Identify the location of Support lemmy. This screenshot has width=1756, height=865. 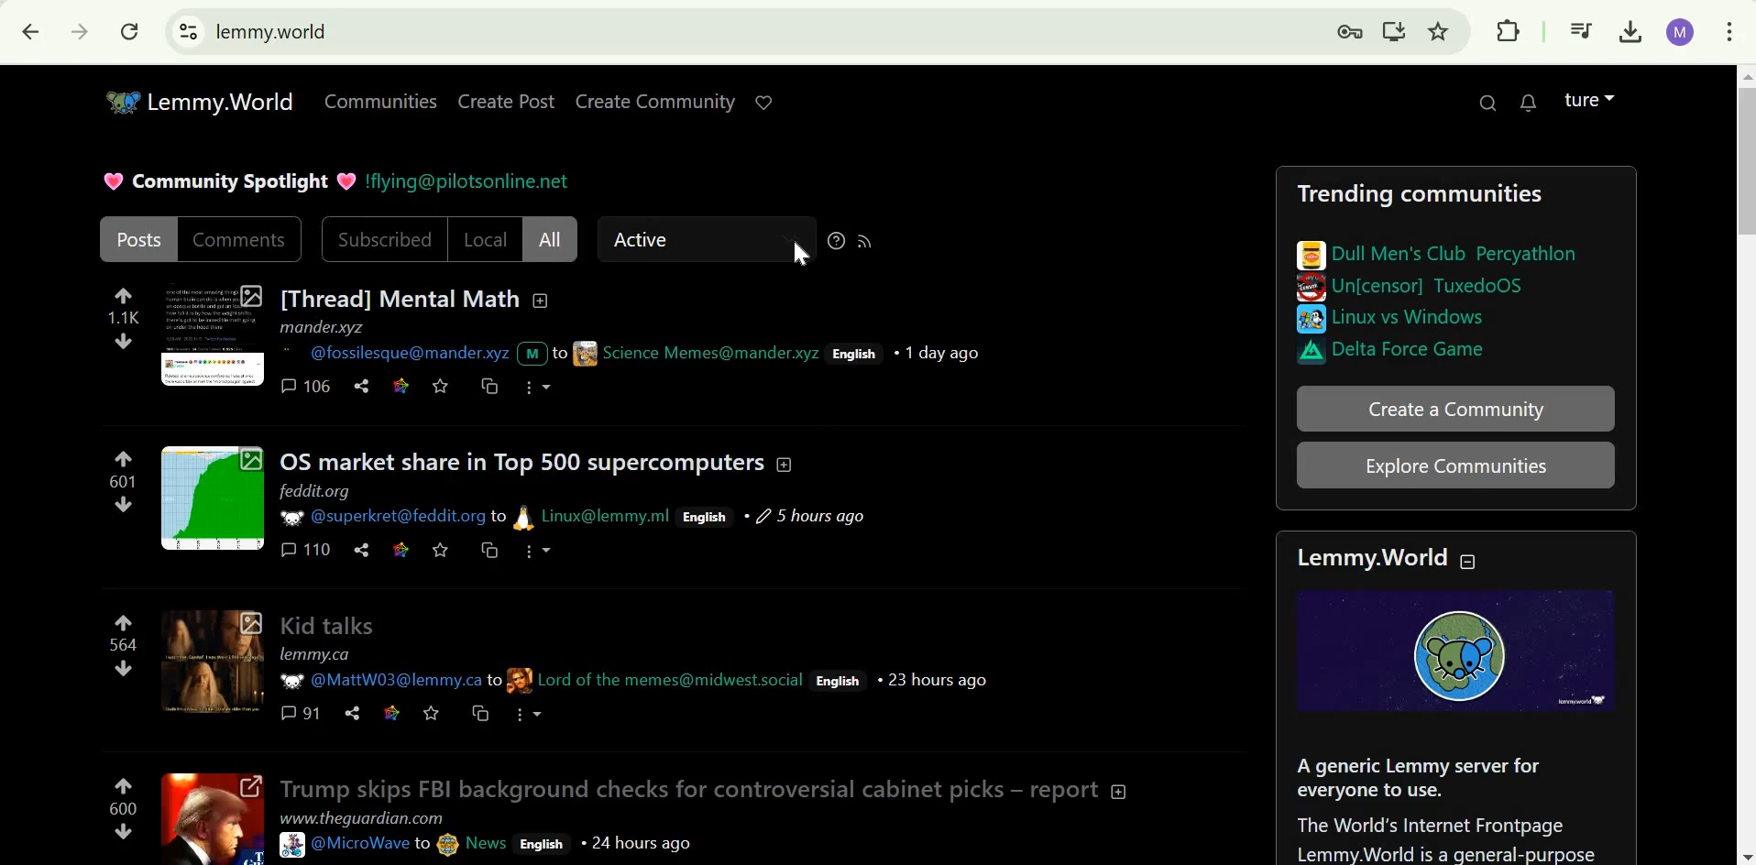
(765, 102).